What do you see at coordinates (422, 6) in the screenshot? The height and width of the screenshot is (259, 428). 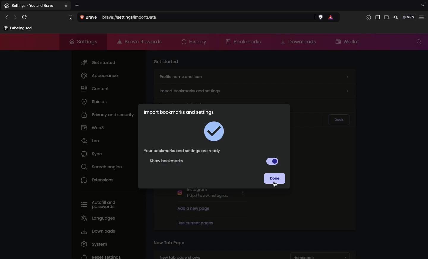 I see `search tabs` at bounding box center [422, 6].